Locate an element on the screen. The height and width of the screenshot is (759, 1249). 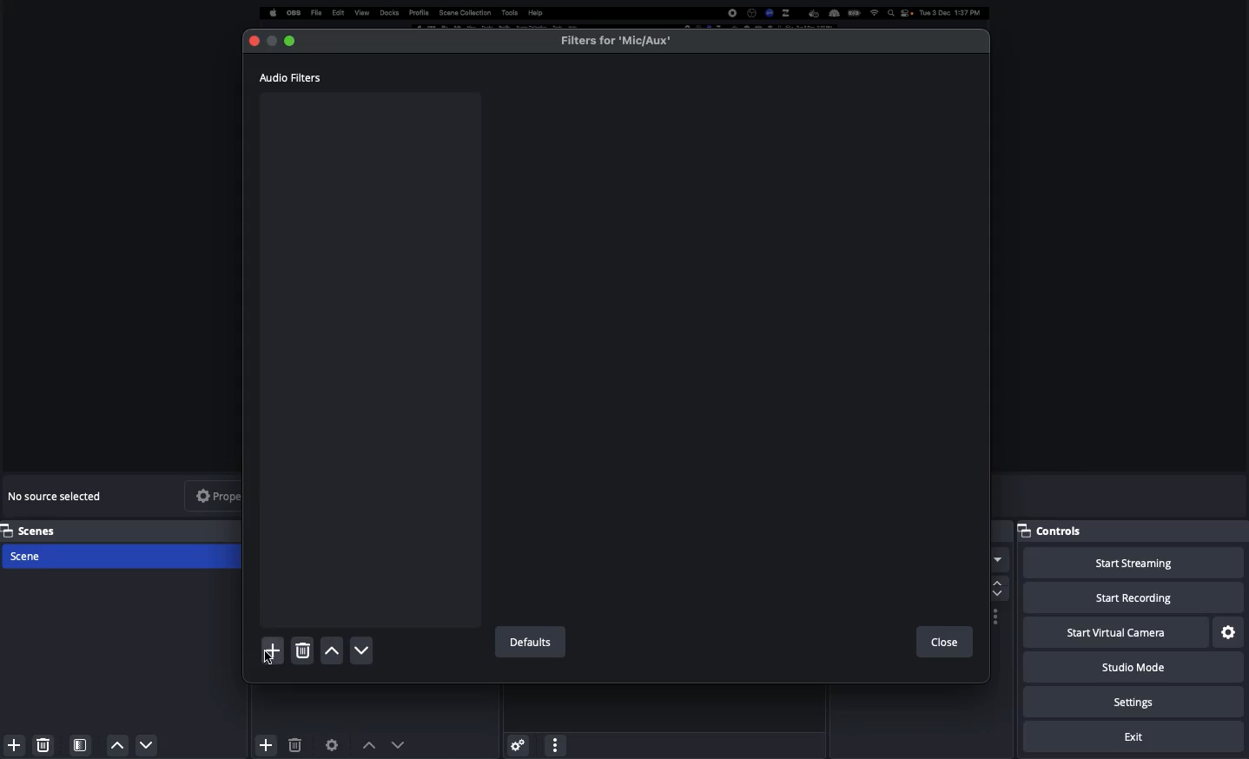
Delete is located at coordinates (43, 742).